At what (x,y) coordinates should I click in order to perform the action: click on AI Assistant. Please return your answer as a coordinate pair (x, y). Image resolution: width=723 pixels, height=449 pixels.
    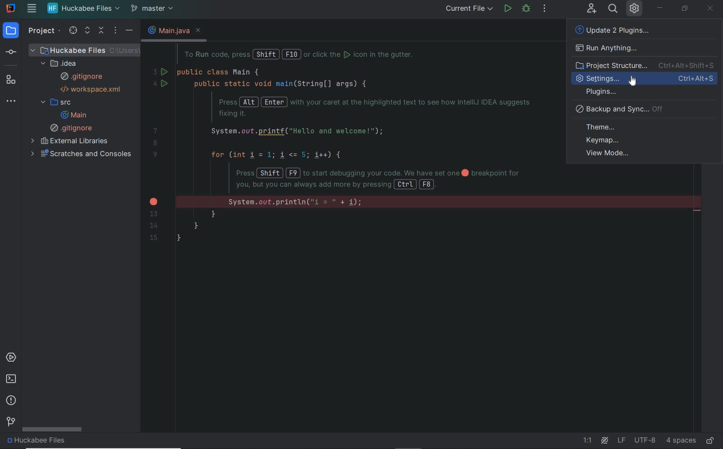
    Looking at the image, I should click on (605, 440).